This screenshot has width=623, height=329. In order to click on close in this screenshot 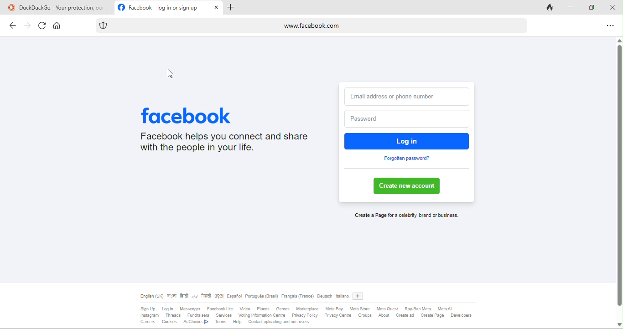, I will do `click(218, 7)`.